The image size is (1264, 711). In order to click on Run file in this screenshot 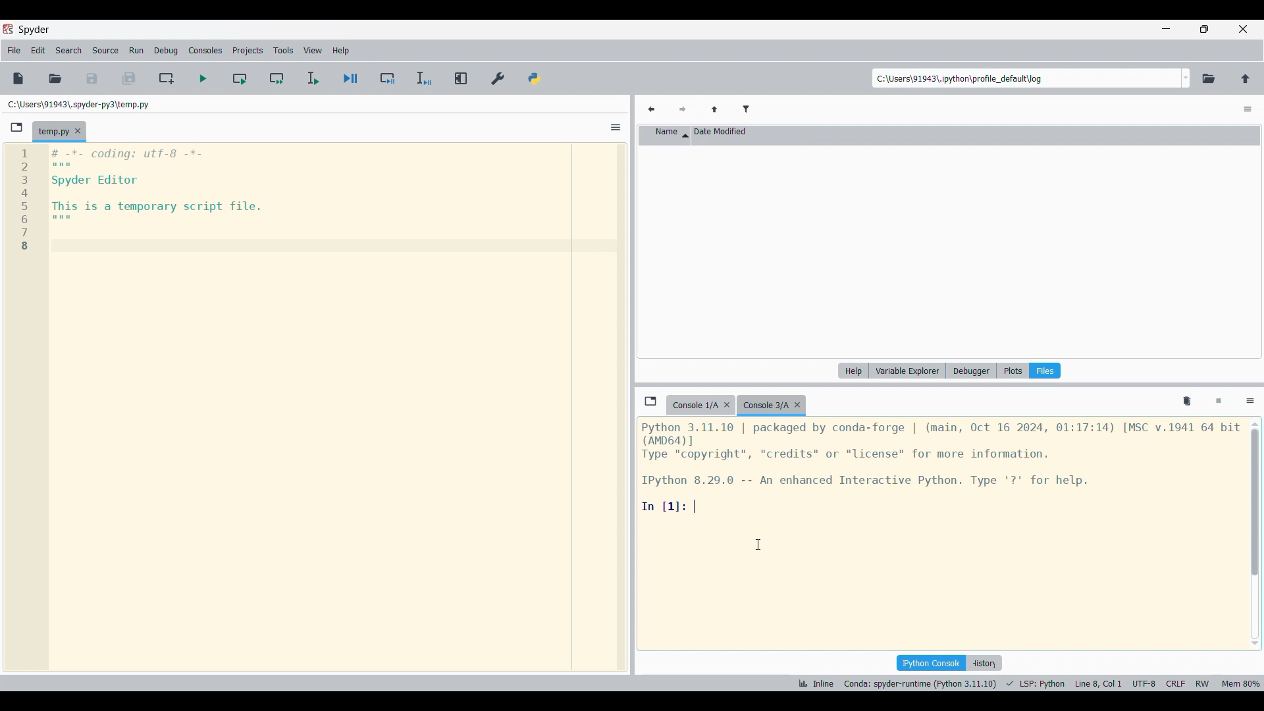, I will do `click(203, 78)`.